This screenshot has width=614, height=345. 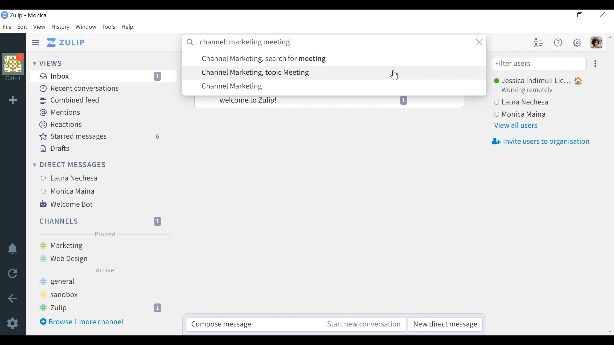 I want to click on Starred messages, so click(x=103, y=137).